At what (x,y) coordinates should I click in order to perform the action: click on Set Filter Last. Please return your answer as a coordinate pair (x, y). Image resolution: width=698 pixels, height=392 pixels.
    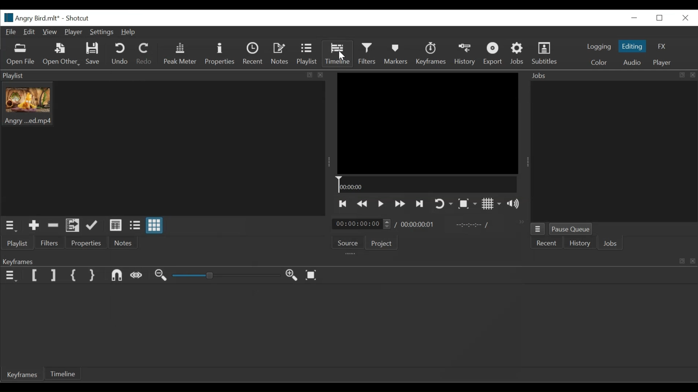
    Looking at the image, I should click on (54, 276).